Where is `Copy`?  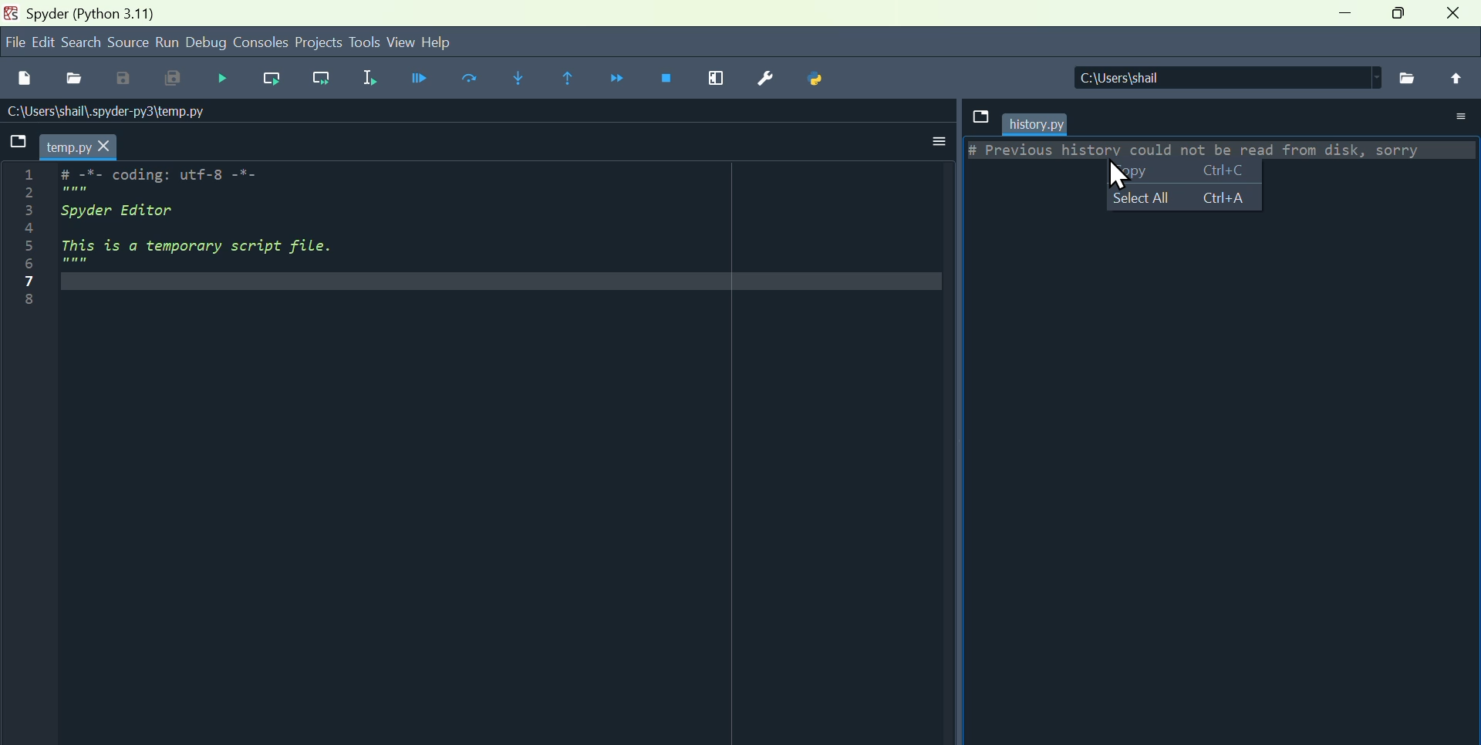
Copy is located at coordinates (1182, 170).